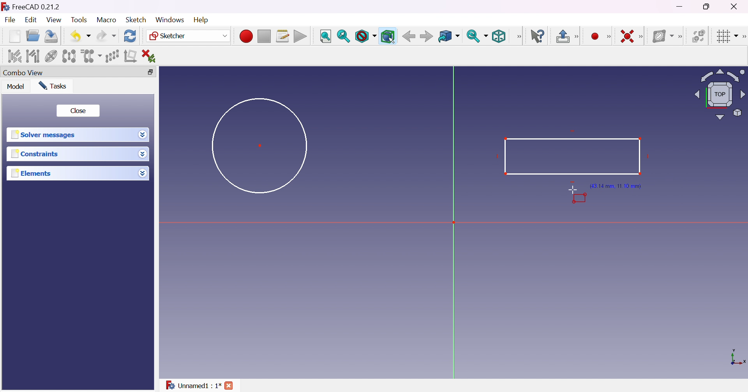 This screenshot has width=748, height=392. I want to click on Select associated constraints, so click(13, 56).